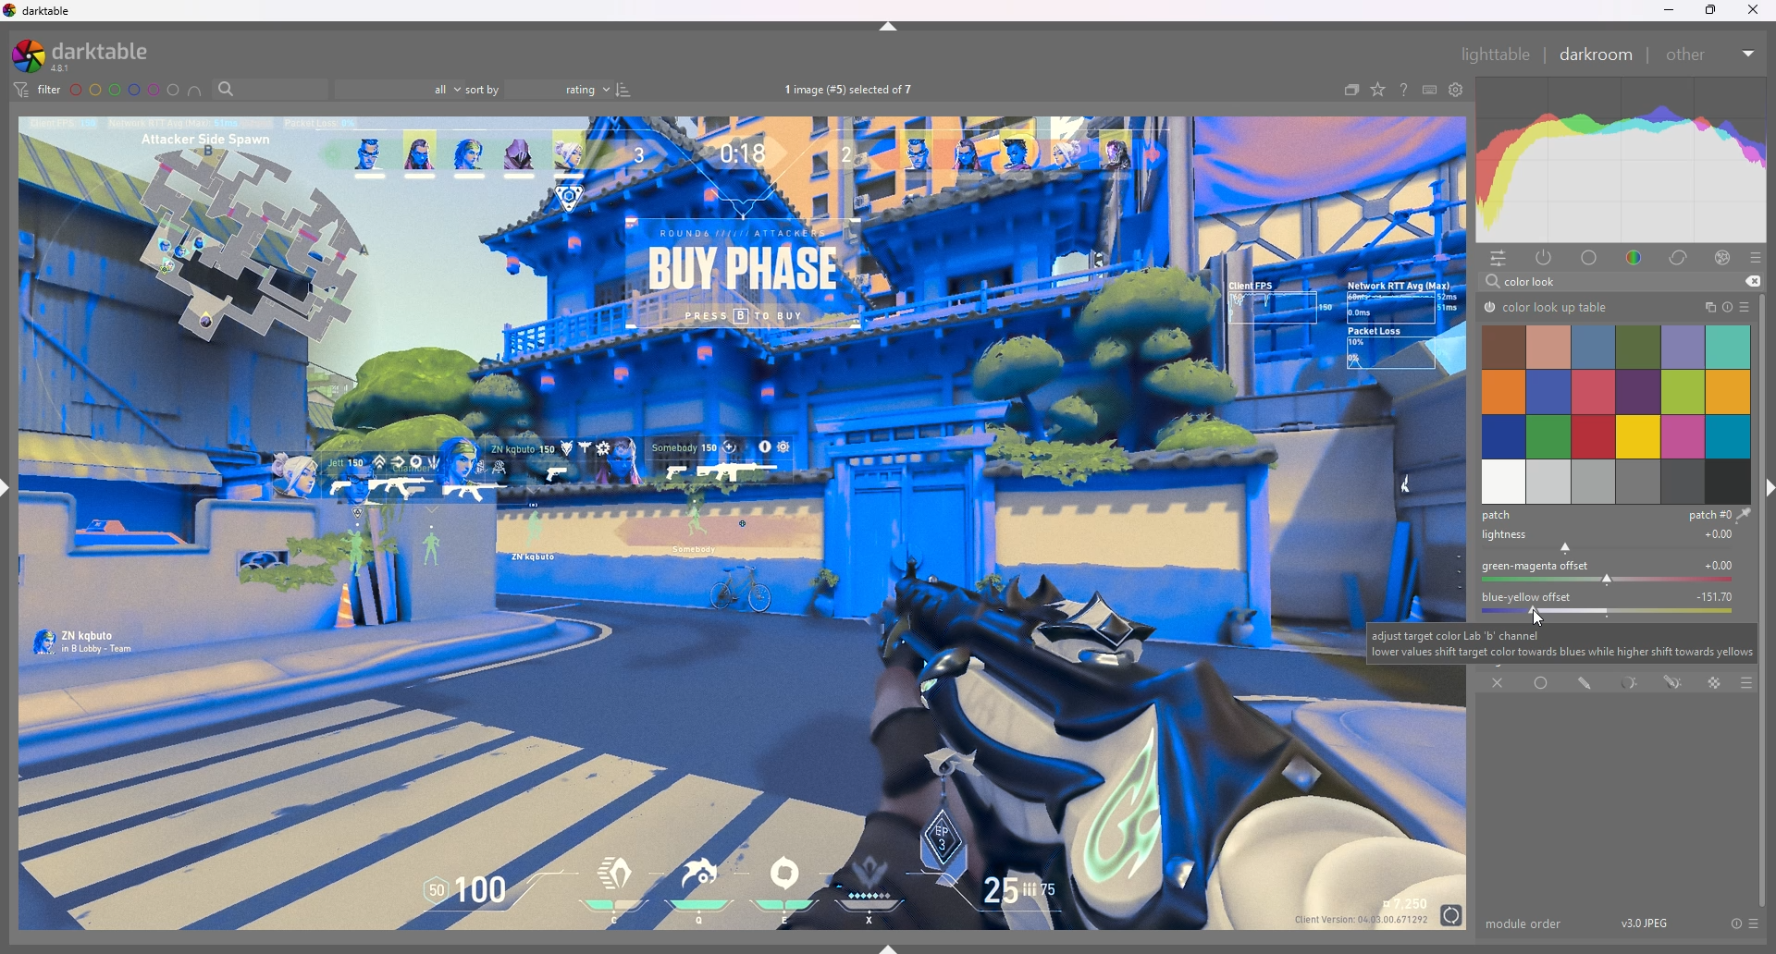 This screenshot has width=1776, height=954. I want to click on close, so click(1753, 9).